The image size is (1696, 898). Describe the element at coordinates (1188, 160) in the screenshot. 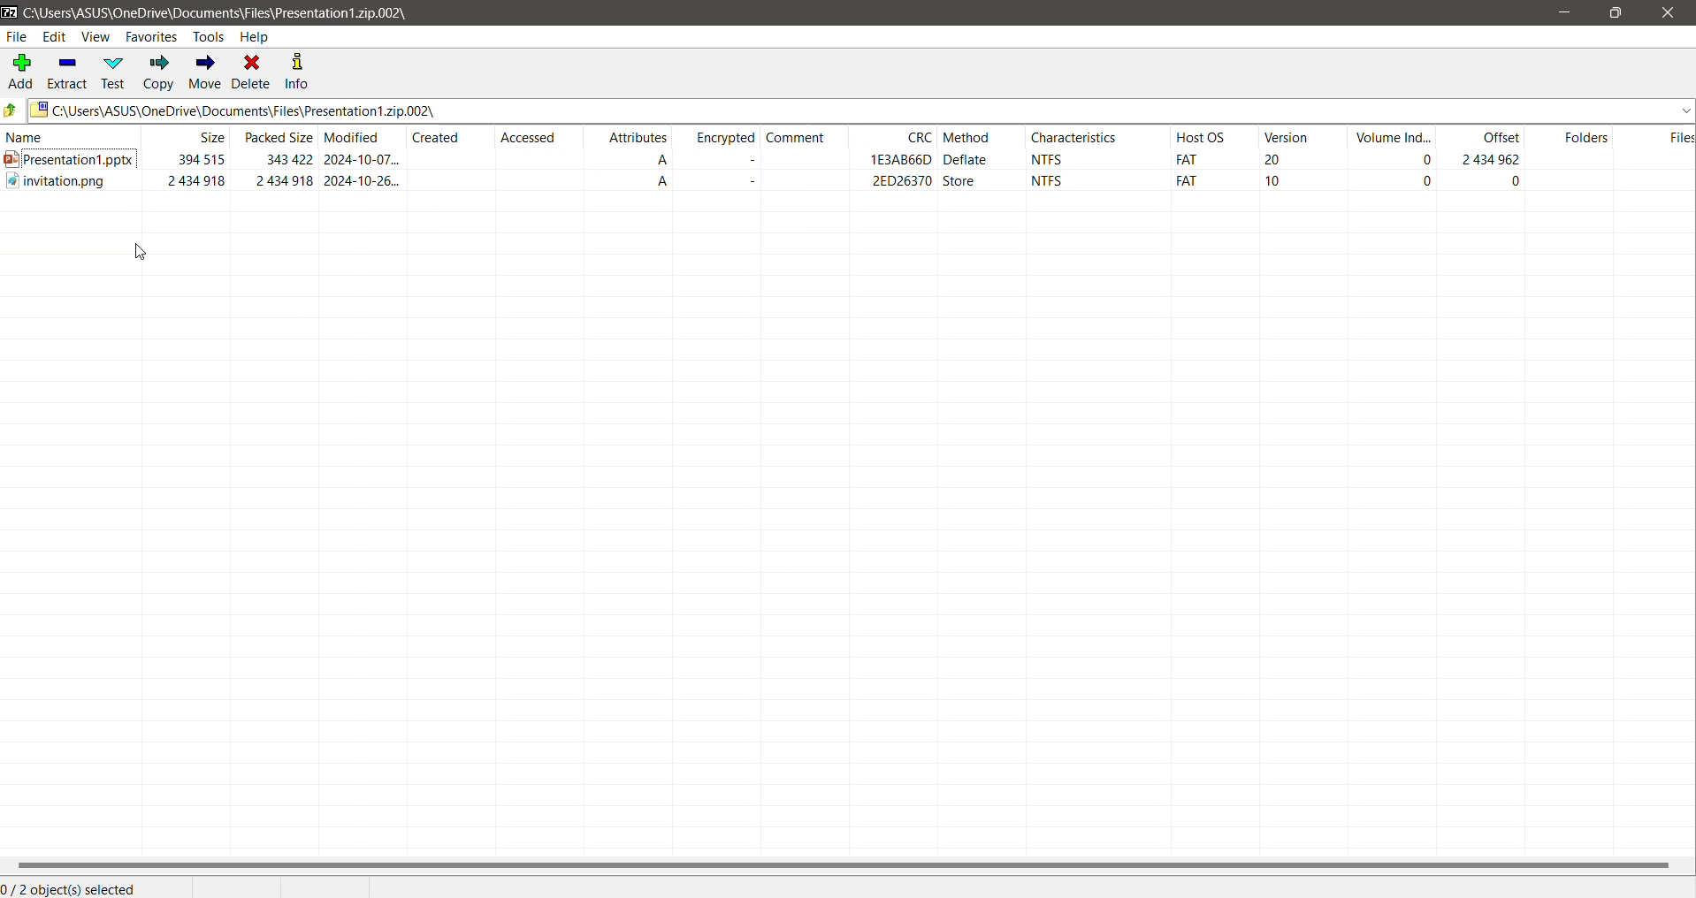

I see `FAT` at that location.